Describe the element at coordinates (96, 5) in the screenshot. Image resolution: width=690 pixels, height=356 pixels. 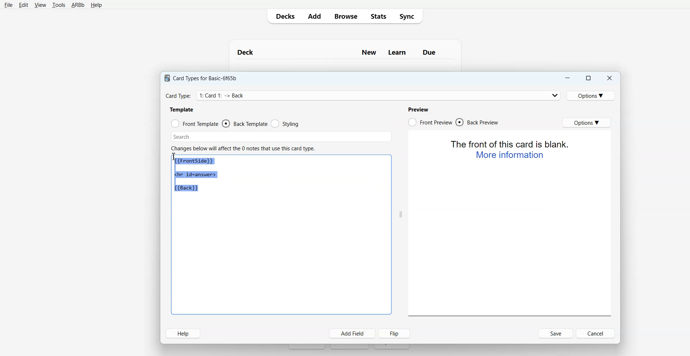
I see `Help` at that location.